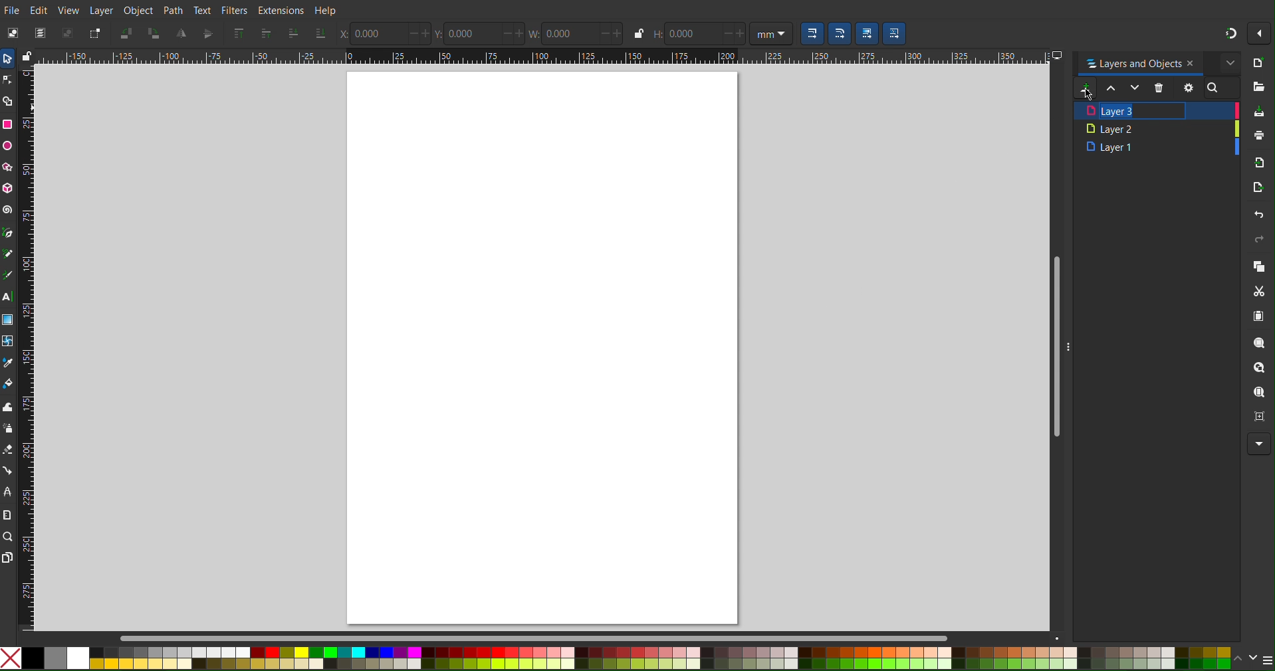 This screenshot has height=671, width=1275. I want to click on Cut, so click(1256, 291).